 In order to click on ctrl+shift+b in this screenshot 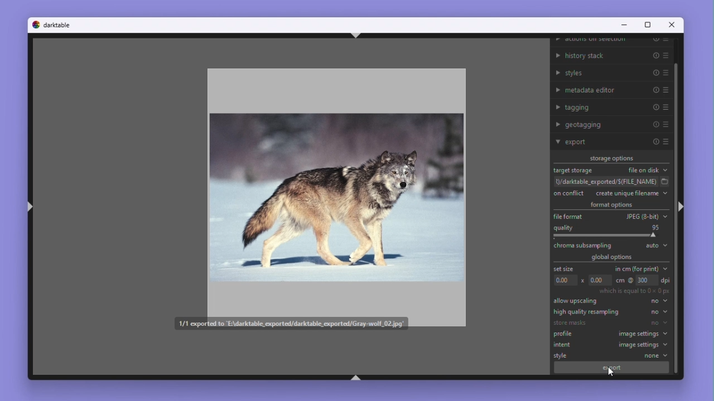, I will do `click(354, 378)`.